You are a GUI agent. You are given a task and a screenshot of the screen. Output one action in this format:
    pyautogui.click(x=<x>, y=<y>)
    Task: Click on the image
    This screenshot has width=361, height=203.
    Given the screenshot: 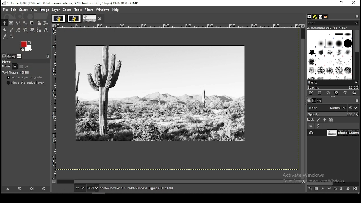 What is the action you would take?
    pyautogui.click(x=160, y=93)
    